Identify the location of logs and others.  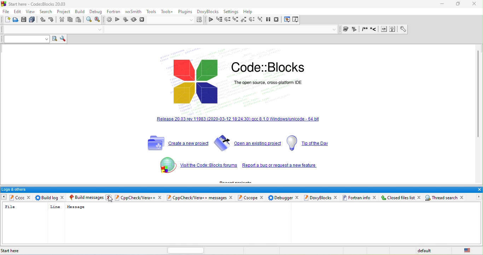
(236, 189).